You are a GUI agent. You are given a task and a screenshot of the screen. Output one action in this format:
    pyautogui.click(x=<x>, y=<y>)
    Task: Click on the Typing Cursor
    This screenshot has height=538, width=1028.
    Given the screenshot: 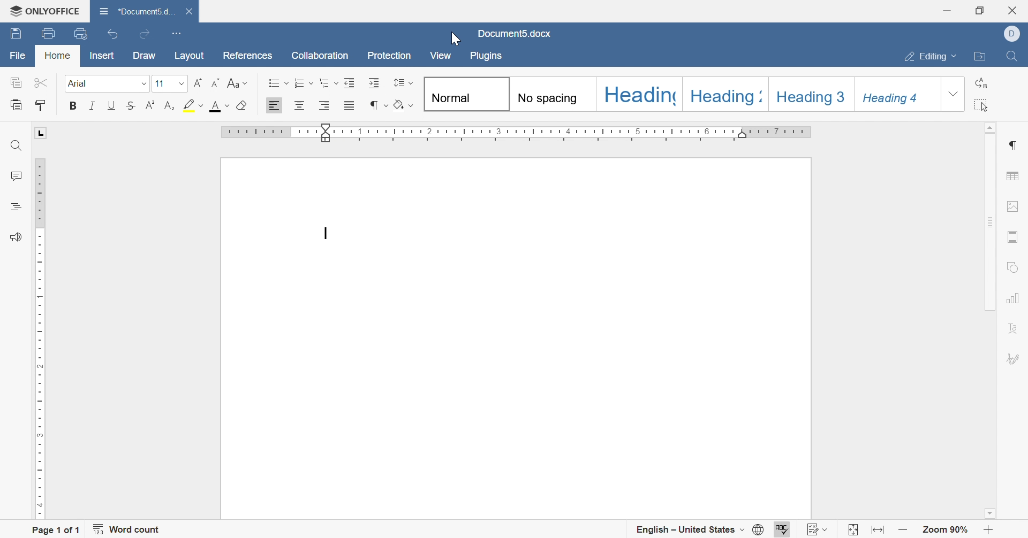 What is the action you would take?
    pyautogui.click(x=328, y=233)
    